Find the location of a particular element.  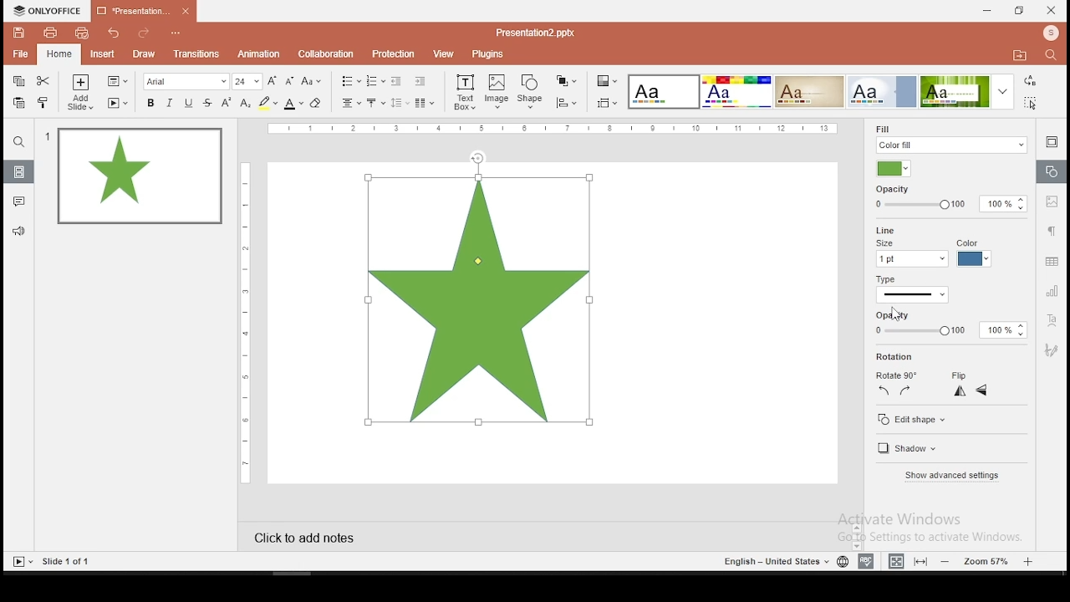

plugins is located at coordinates (488, 55).